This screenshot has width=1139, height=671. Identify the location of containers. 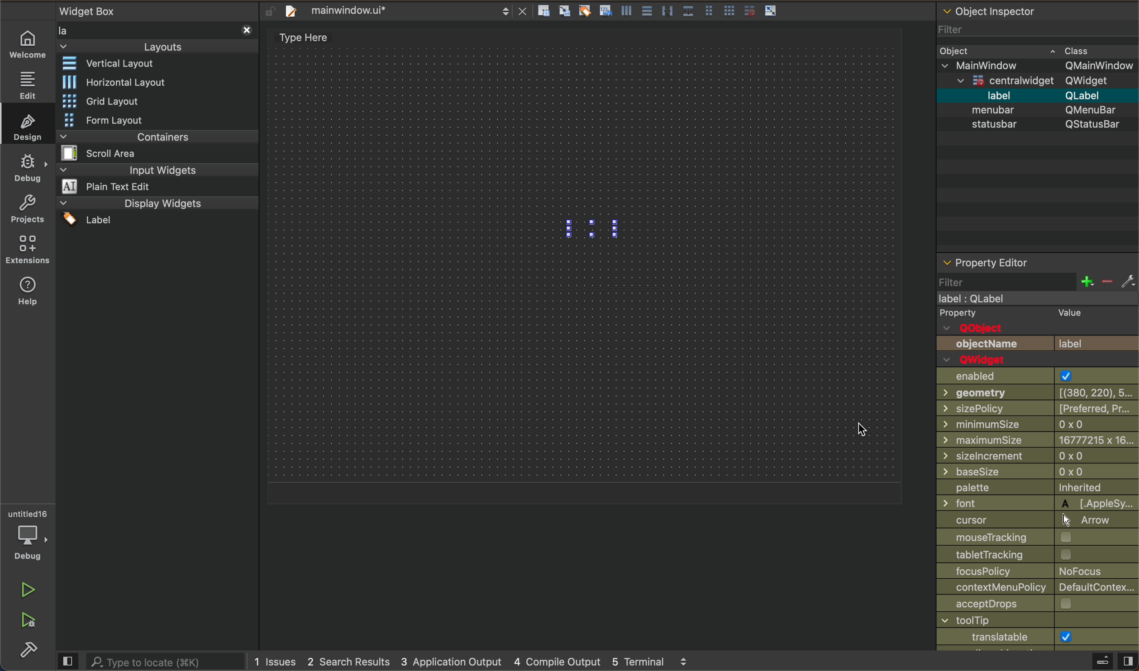
(152, 136).